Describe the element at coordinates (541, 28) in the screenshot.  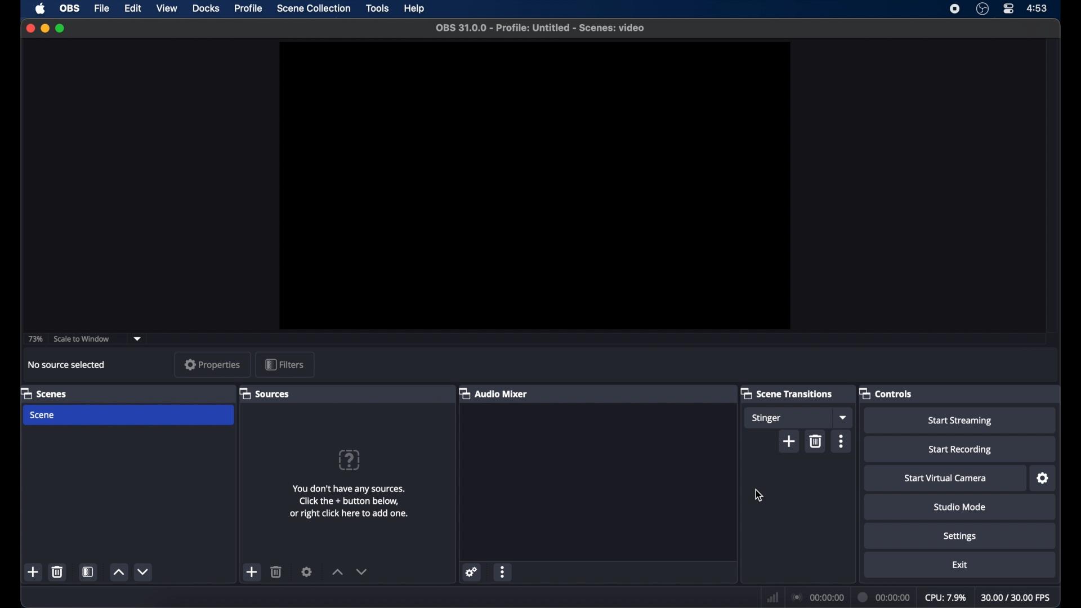
I see `file name` at that location.